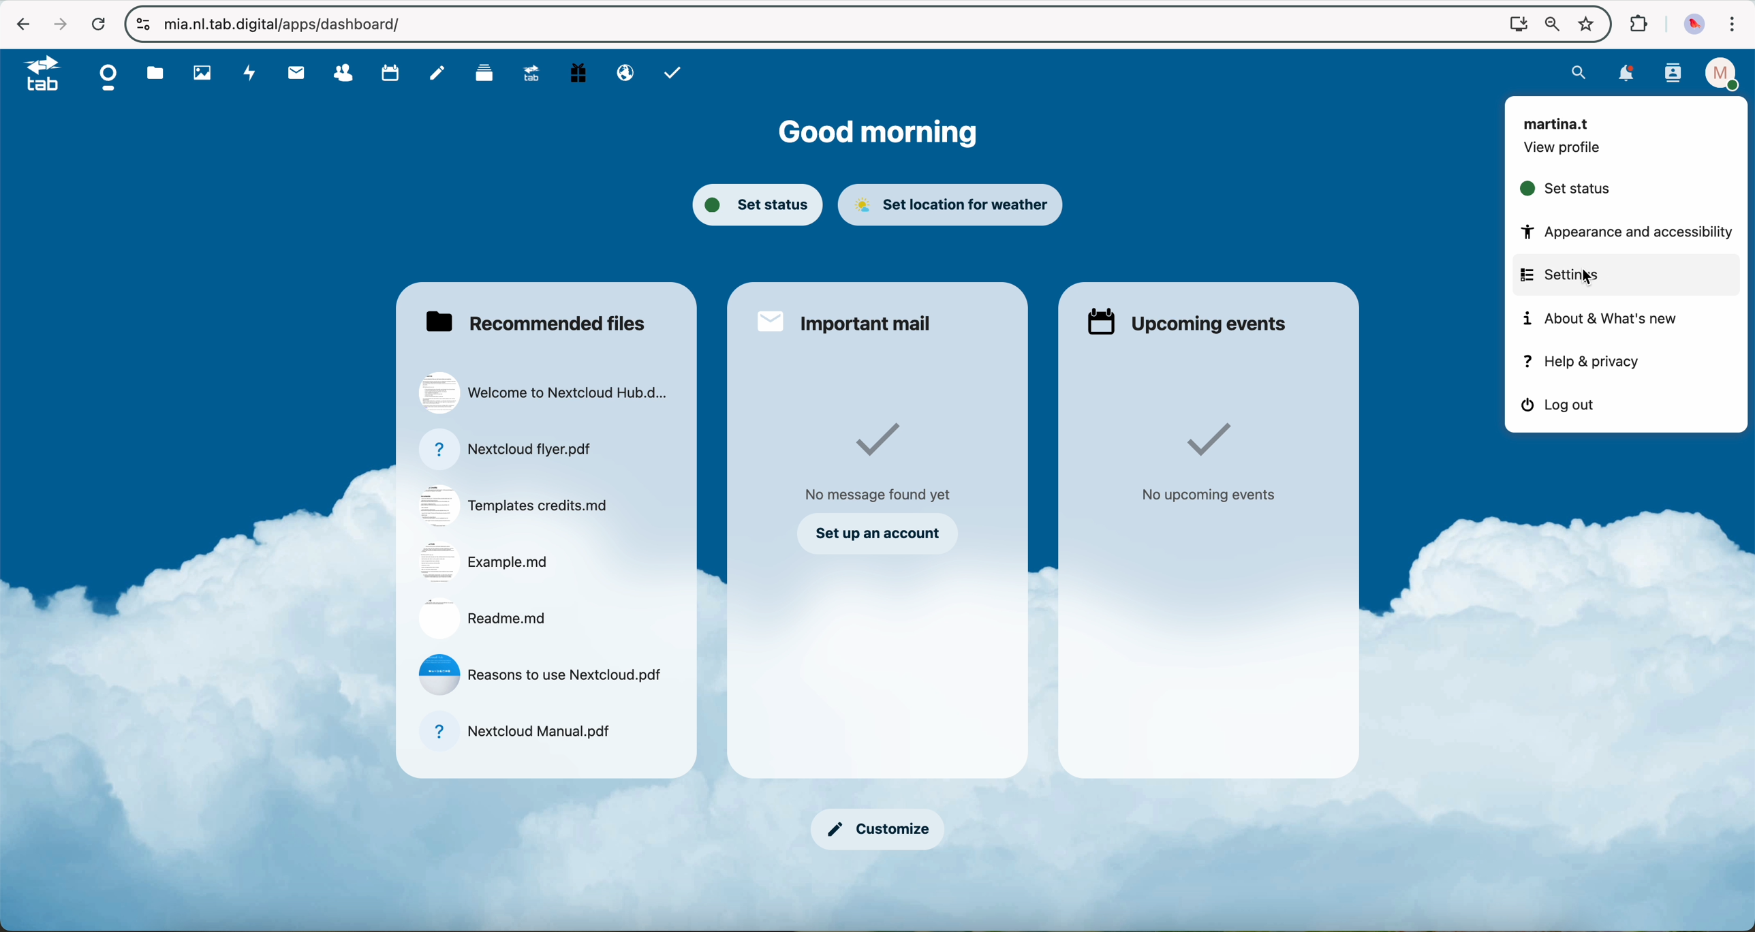 The width and height of the screenshot is (1755, 932). What do you see at coordinates (1565, 152) in the screenshot?
I see `view profile` at bounding box center [1565, 152].